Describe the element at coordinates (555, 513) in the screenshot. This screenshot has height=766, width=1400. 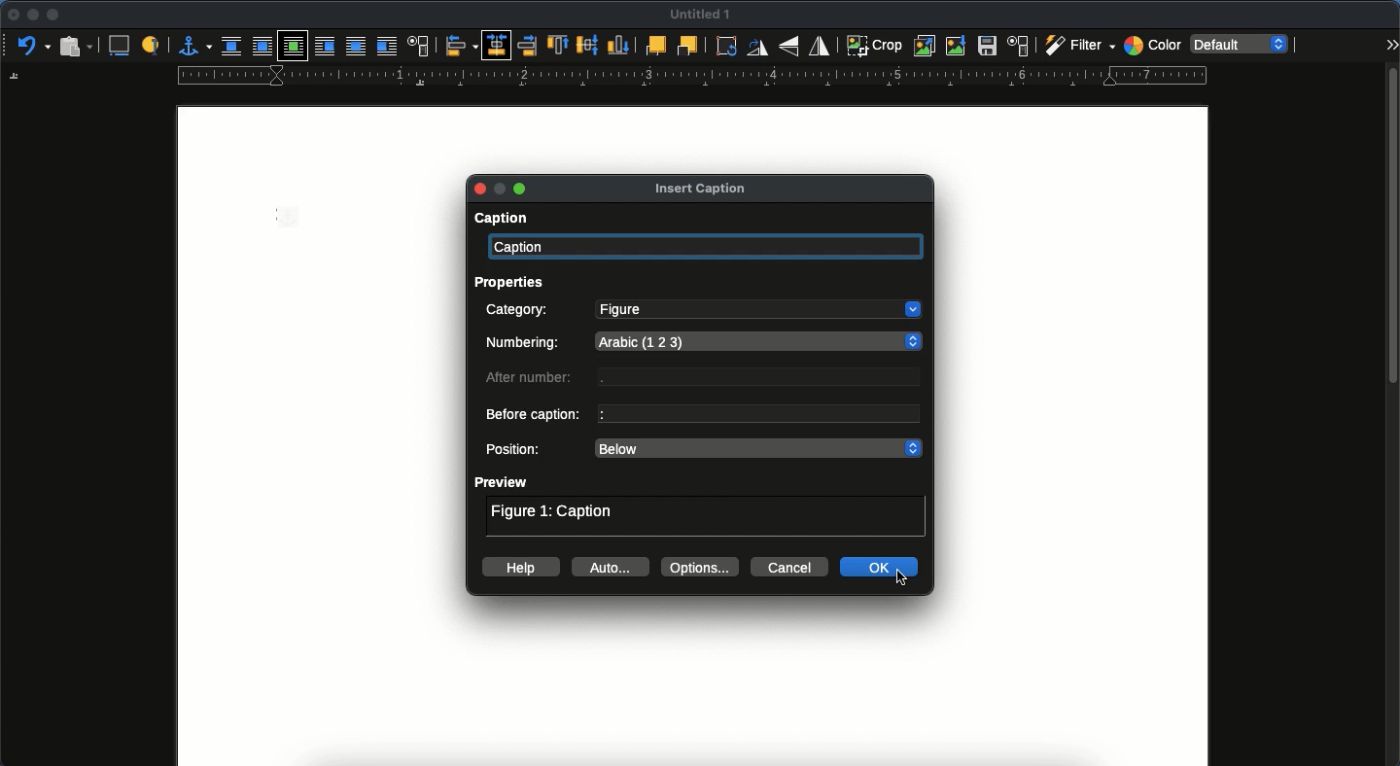
I see `figure 1: caption` at that location.